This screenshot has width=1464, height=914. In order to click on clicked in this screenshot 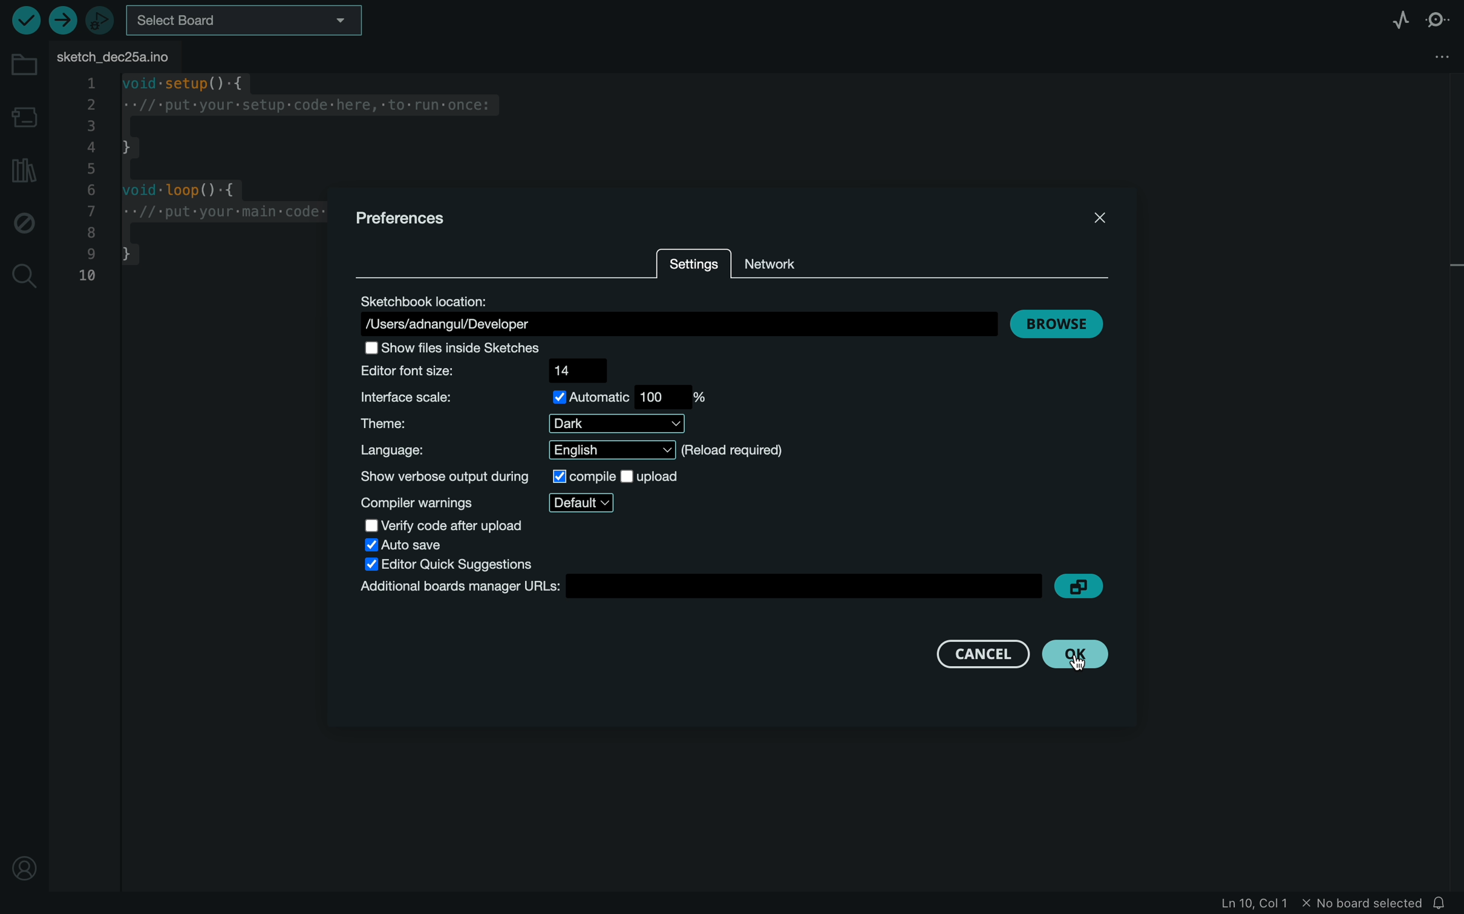, I will do `click(1076, 653)`.